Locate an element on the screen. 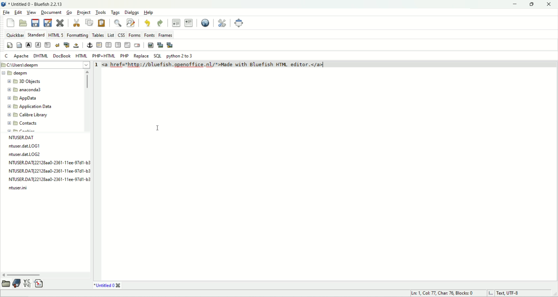 Image resolution: width=558 pixels, height=297 pixels. right justify is located at coordinates (119, 45).